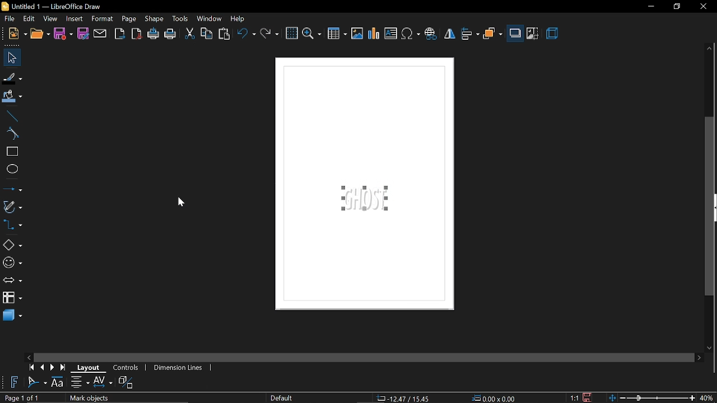 The image size is (717, 403). I want to click on Cursor, so click(181, 203).